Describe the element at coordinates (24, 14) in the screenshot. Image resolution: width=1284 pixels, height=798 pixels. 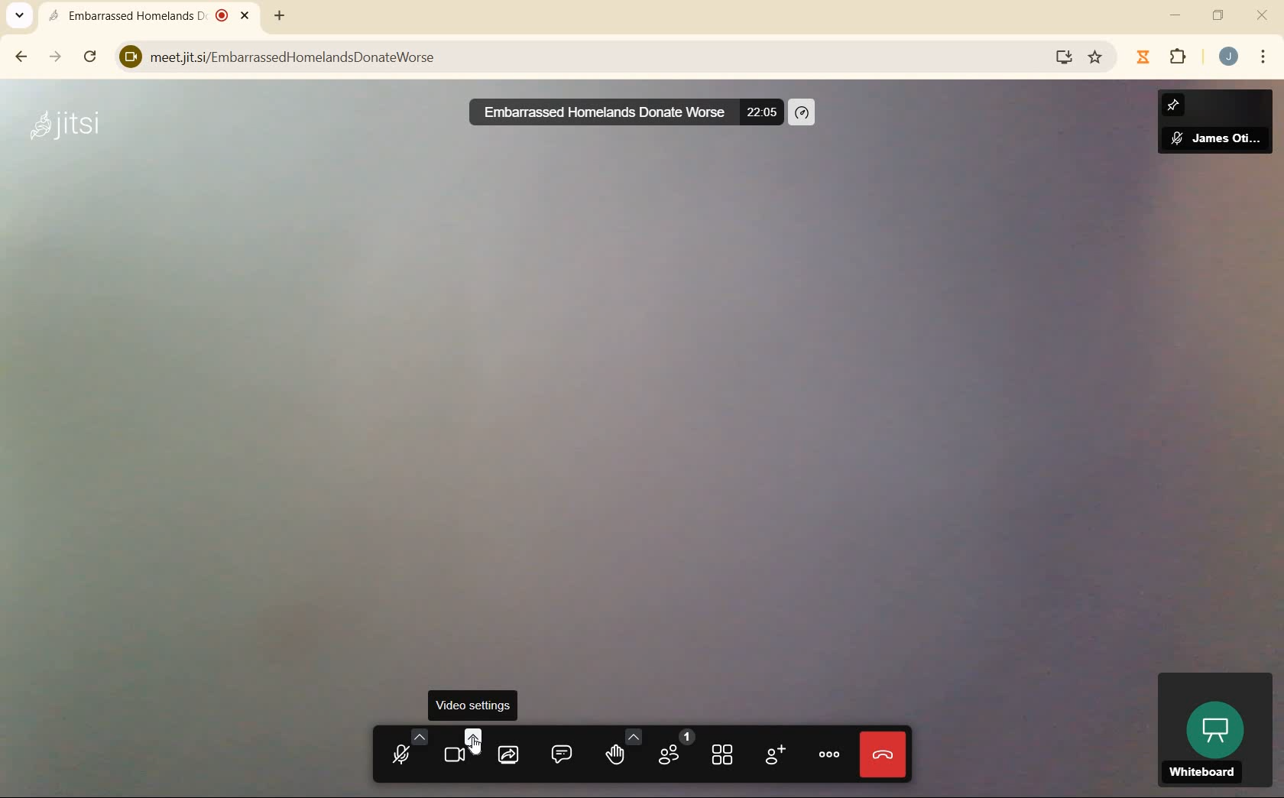
I see `search tabs` at that location.